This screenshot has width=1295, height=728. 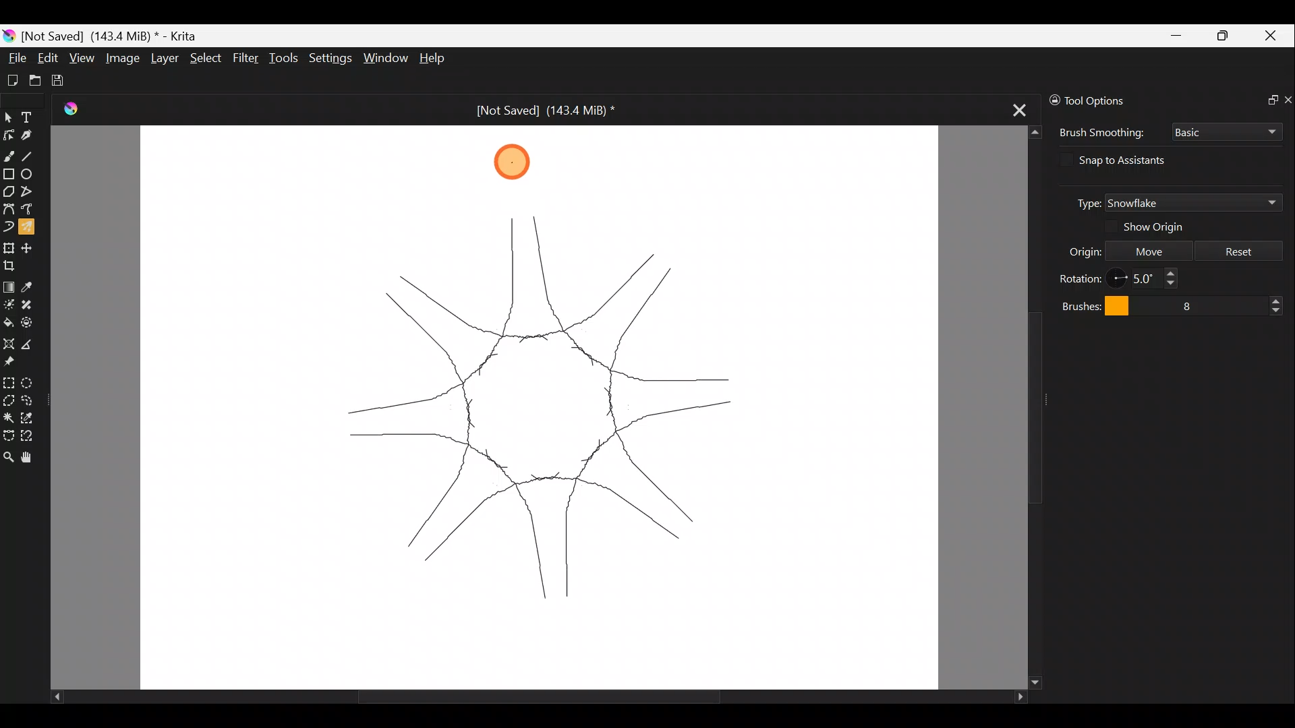 What do you see at coordinates (30, 247) in the screenshot?
I see `Move a layer` at bounding box center [30, 247].